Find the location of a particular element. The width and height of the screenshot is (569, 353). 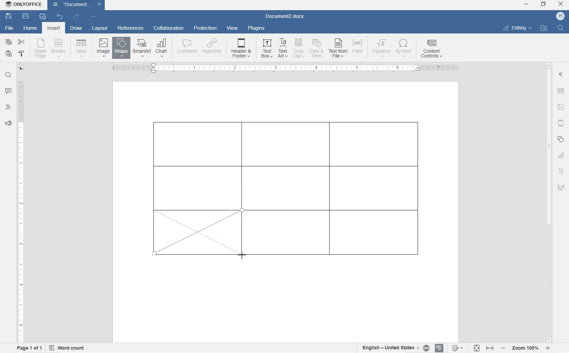

quick print is located at coordinates (43, 16).